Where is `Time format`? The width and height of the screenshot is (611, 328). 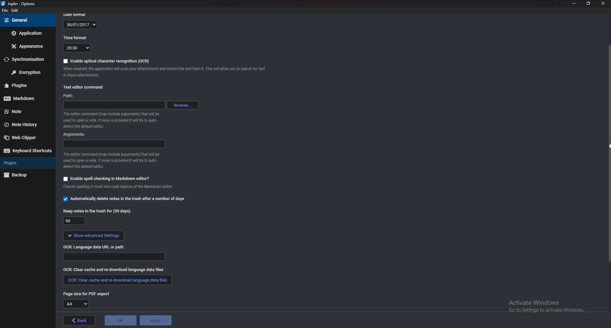
Time format is located at coordinates (76, 37).